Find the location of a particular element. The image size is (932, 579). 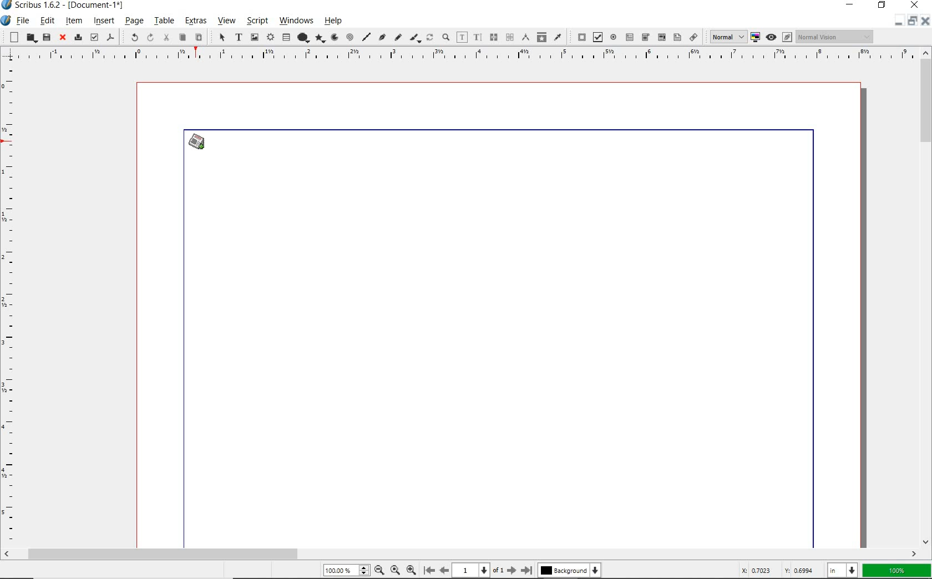

preflight verifier is located at coordinates (94, 38).